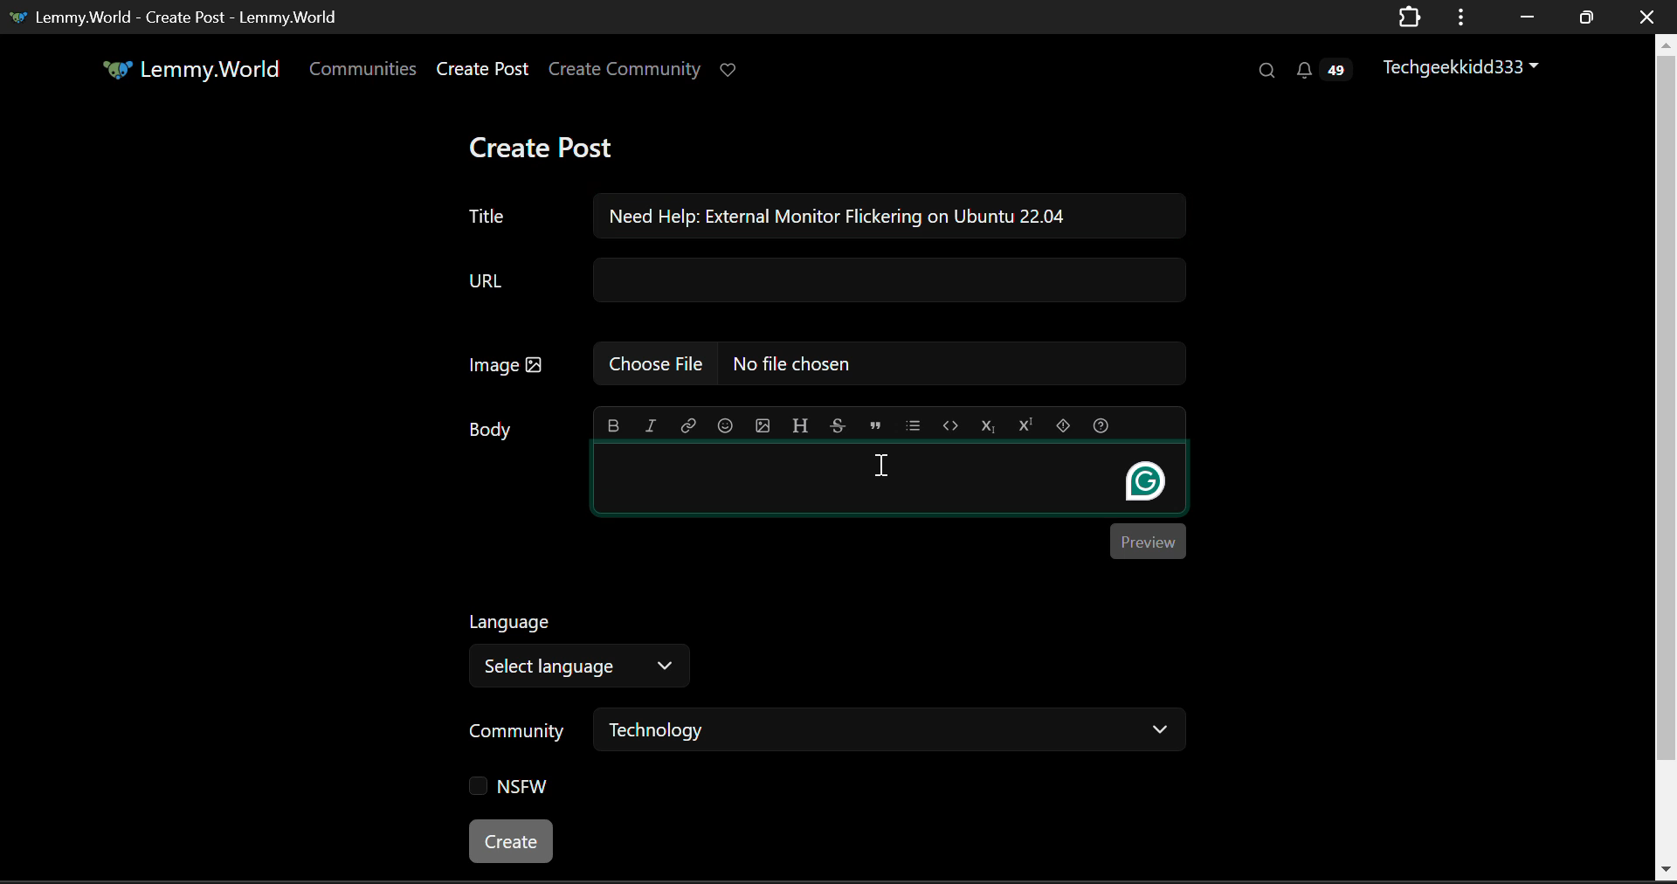  Describe the element at coordinates (884, 466) in the screenshot. I see `Cursor on Post Body Textbox` at that location.